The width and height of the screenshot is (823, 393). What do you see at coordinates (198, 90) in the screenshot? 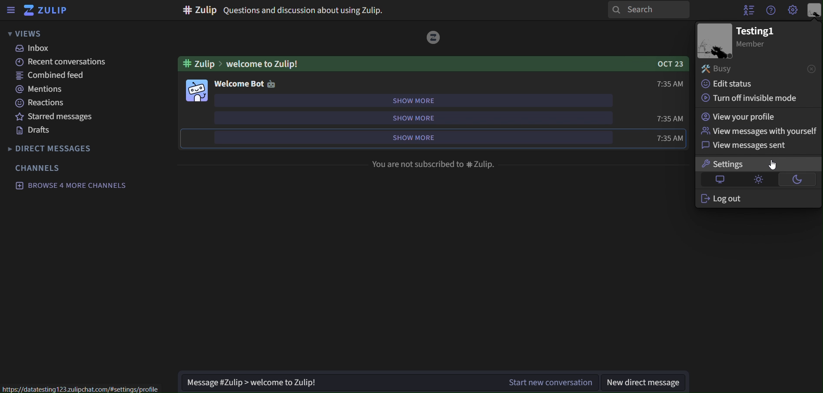
I see `image` at bounding box center [198, 90].